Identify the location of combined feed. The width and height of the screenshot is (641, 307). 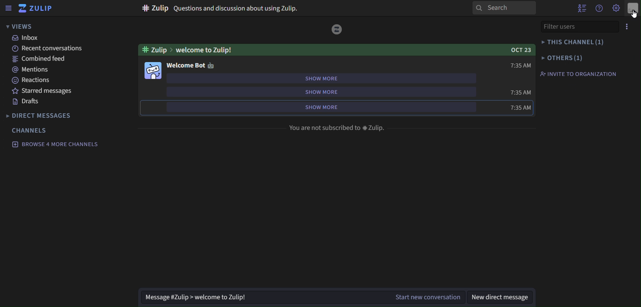
(38, 58).